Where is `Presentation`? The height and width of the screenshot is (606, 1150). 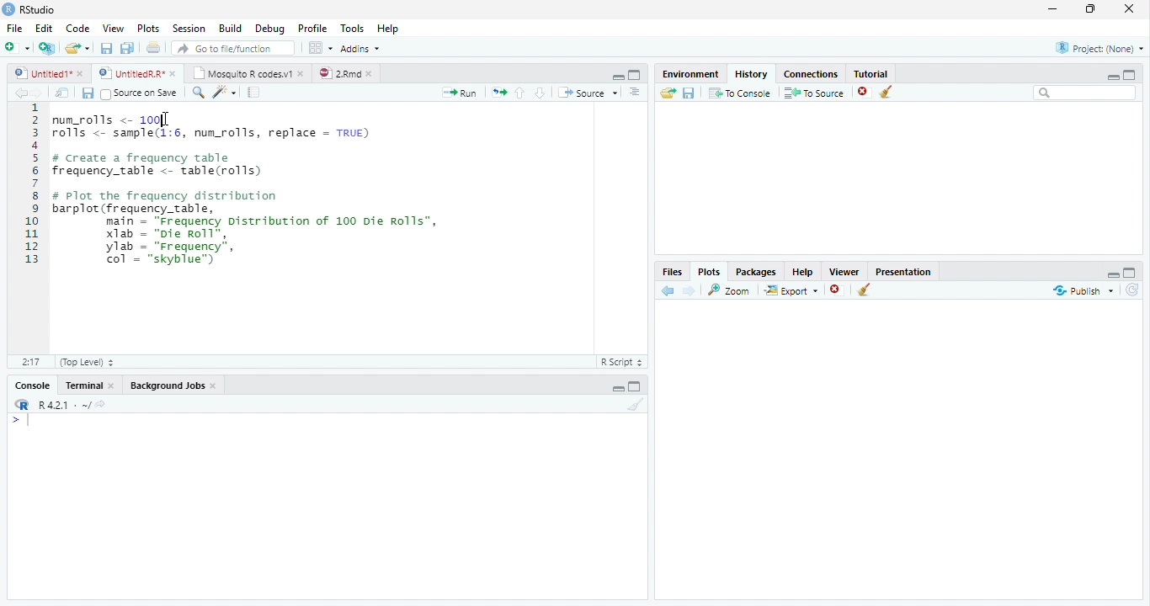 Presentation is located at coordinates (903, 271).